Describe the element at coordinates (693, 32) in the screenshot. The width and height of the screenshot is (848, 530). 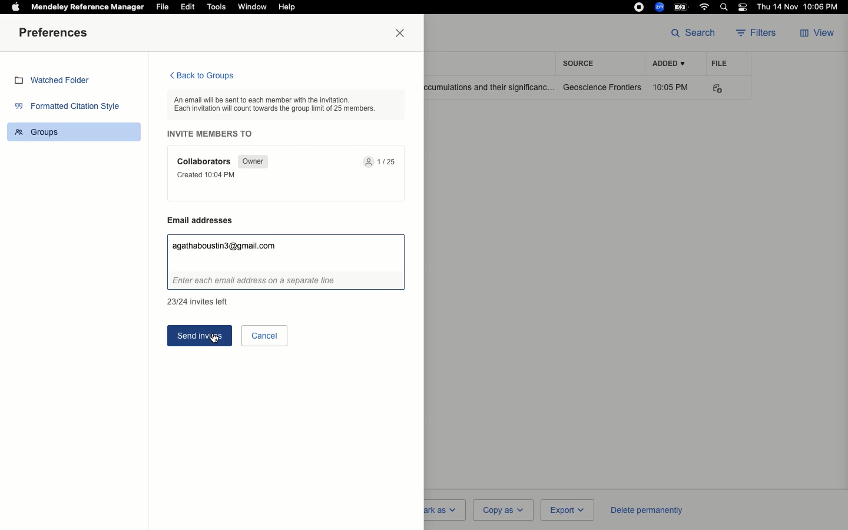
I see `Search` at that location.